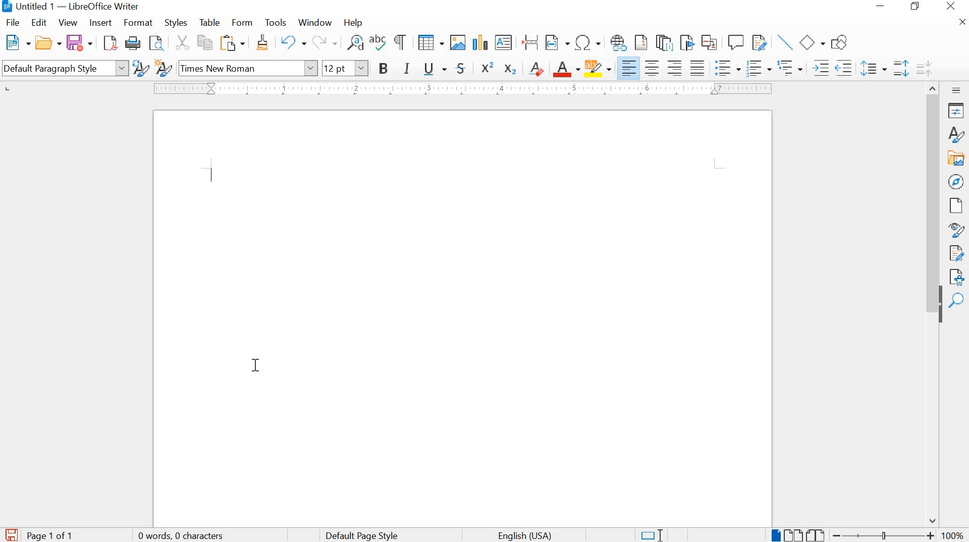  I want to click on REDO, so click(326, 43).